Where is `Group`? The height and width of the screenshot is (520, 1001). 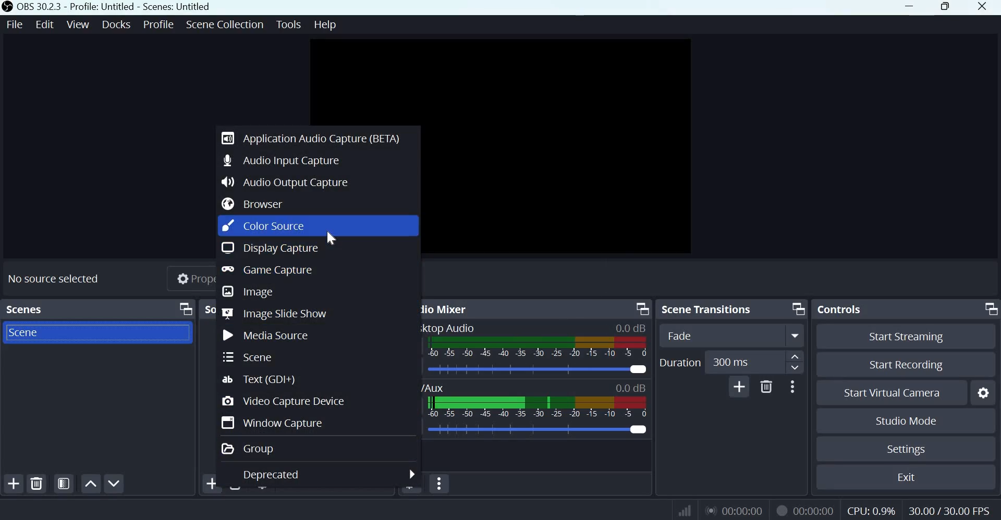
Group is located at coordinates (250, 449).